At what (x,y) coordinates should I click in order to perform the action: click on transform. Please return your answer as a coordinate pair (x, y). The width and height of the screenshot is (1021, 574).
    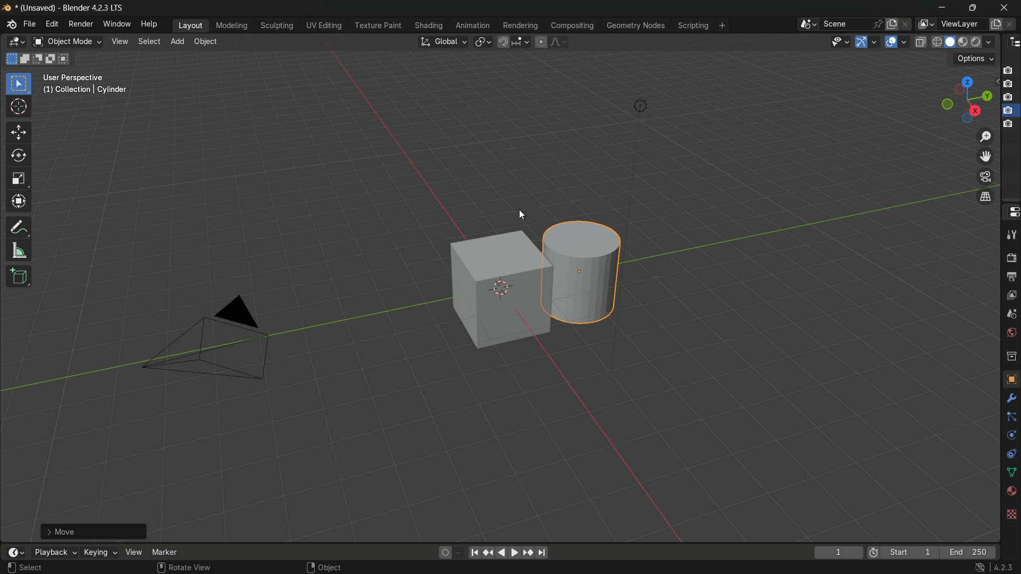
    Looking at the image, I should click on (19, 202).